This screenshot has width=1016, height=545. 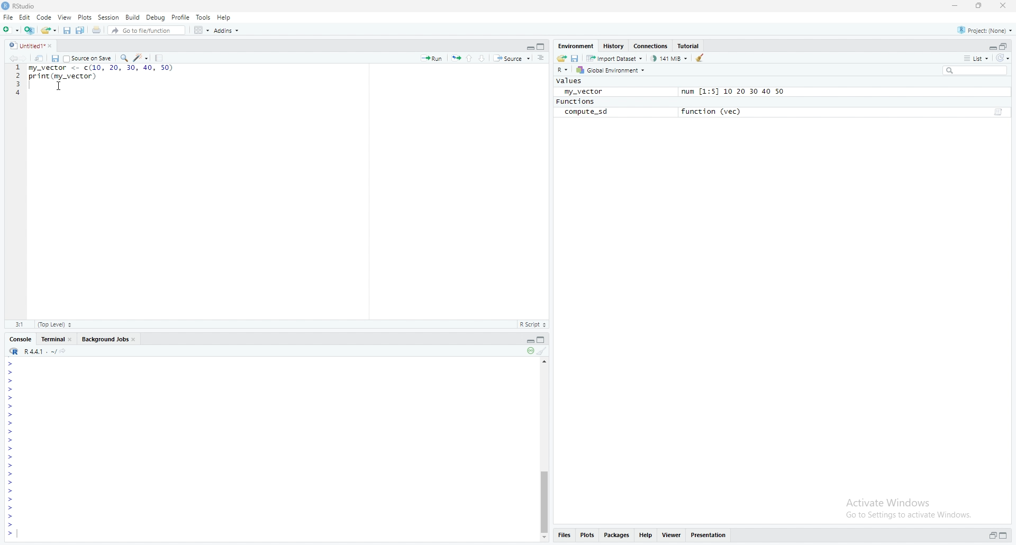 I want to click on Profile, so click(x=181, y=17).